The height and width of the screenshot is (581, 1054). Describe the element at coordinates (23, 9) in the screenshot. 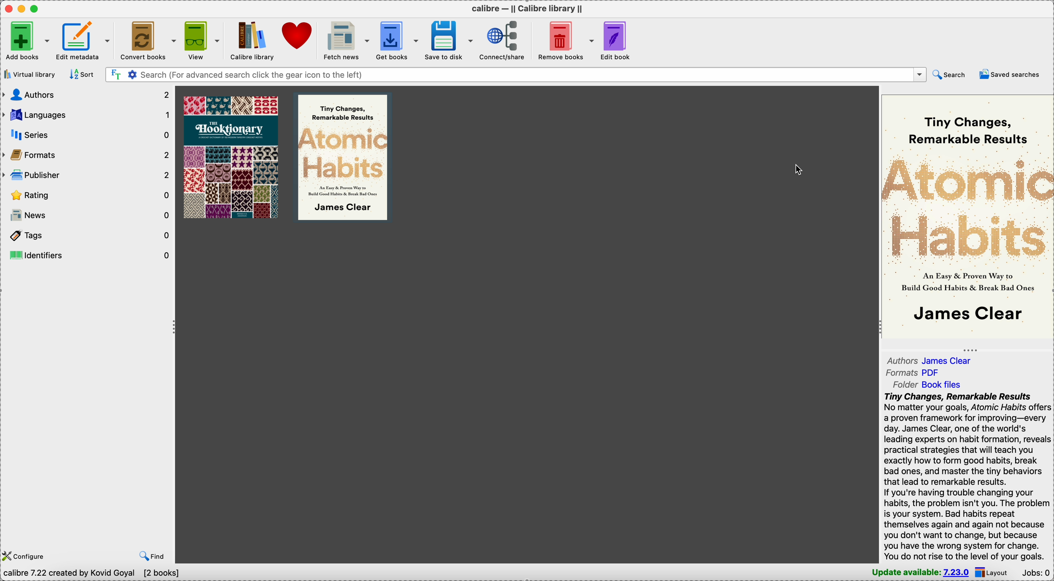

I see `minimize` at that location.